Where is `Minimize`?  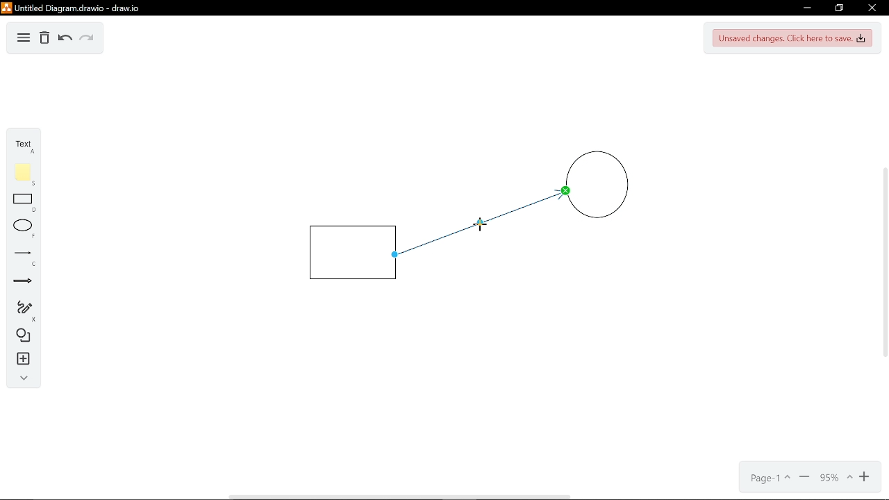
Minimize is located at coordinates (805, 478).